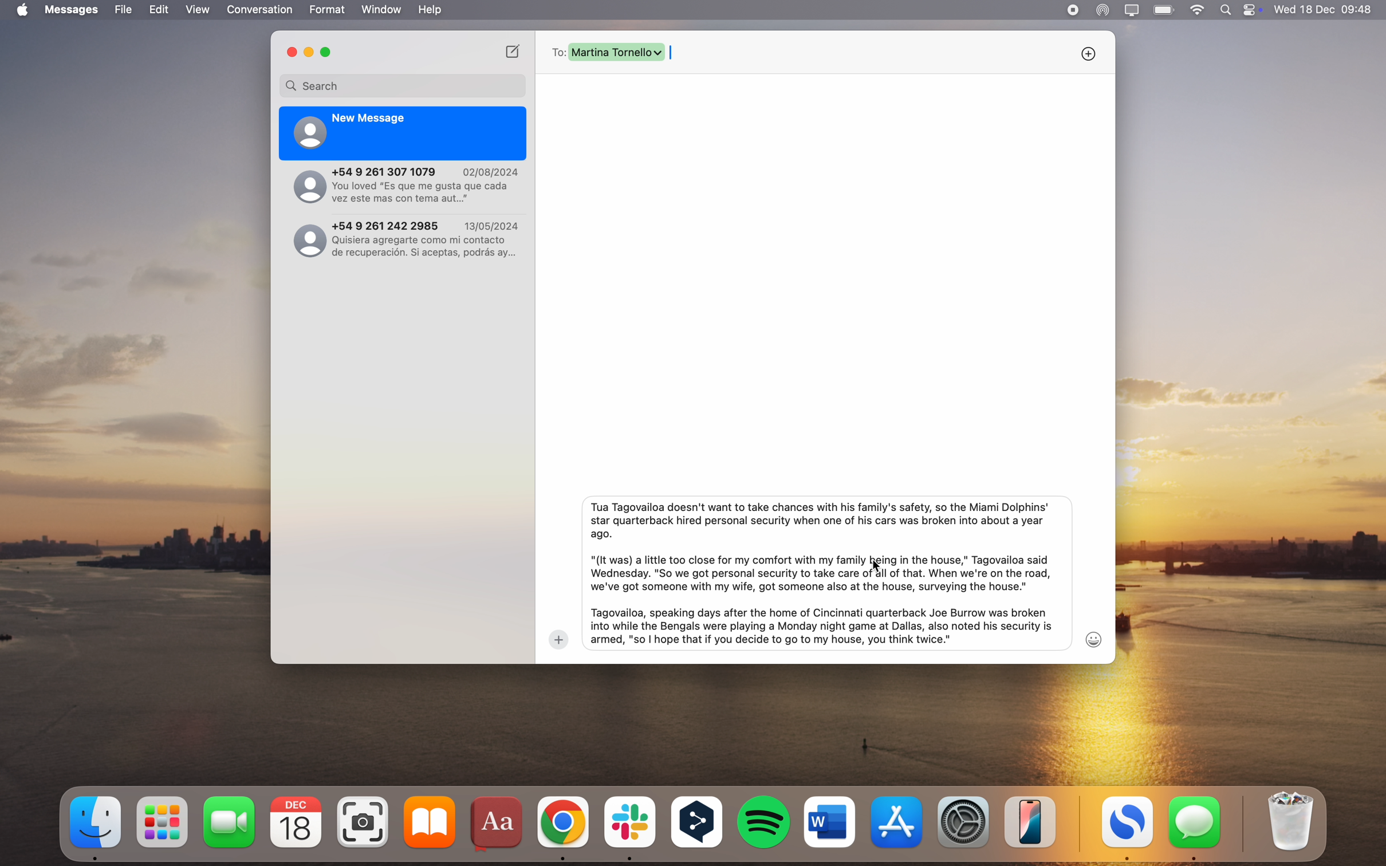 This screenshot has height=866, width=1386. I want to click on settings, so click(965, 820).